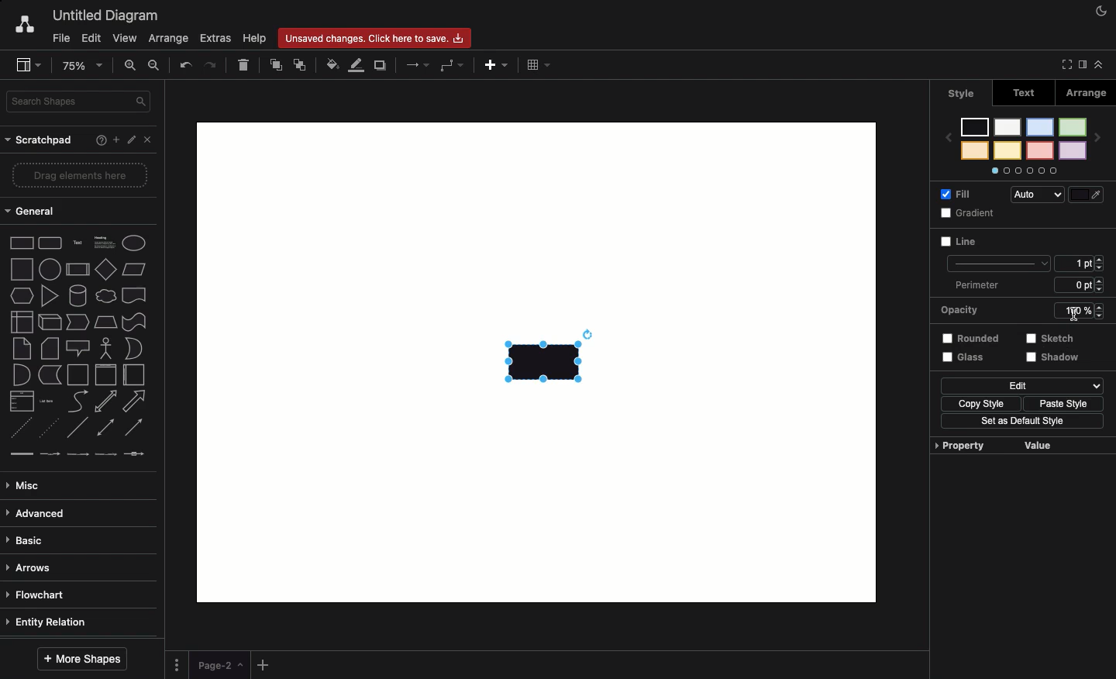  What do you see at coordinates (973, 338) in the screenshot?
I see `Rounded` at bounding box center [973, 338].